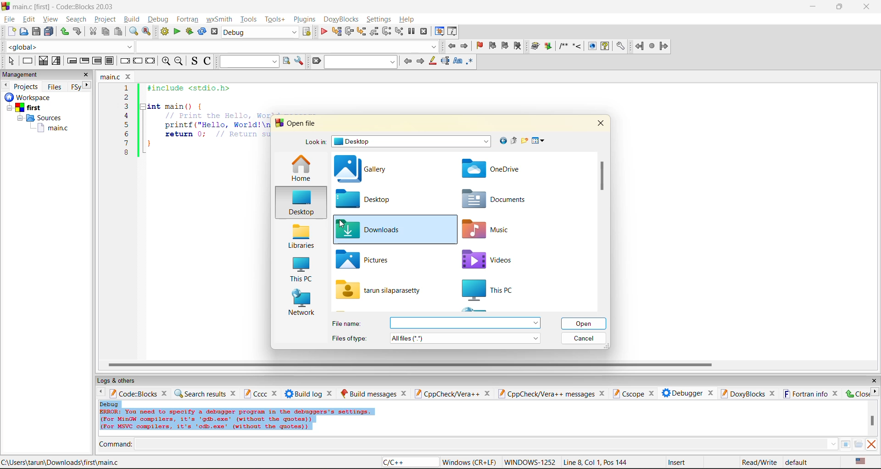  What do you see at coordinates (773, 394) in the screenshot?
I see `close` at bounding box center [773, 394].